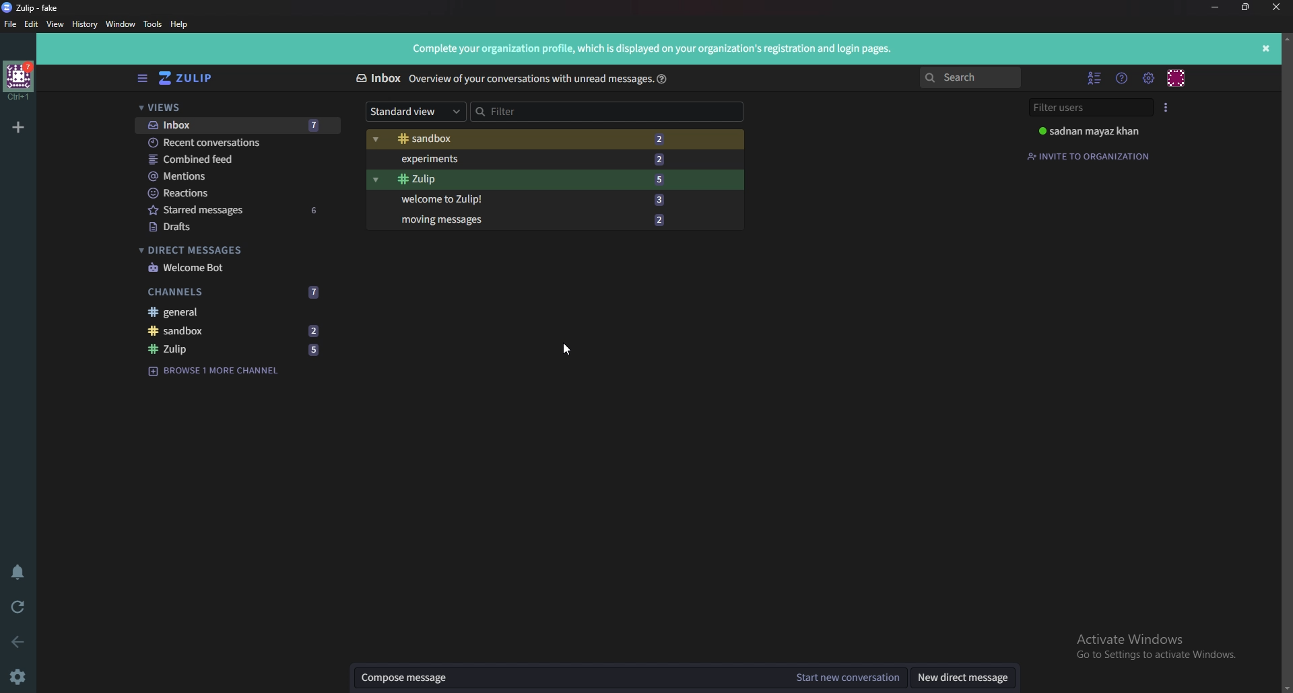 The width and height of the screenshot is (1293, 693). What do you see at coordinates (85, 25) in the screenshot?
I see `History` at bounding box center [85, 25].